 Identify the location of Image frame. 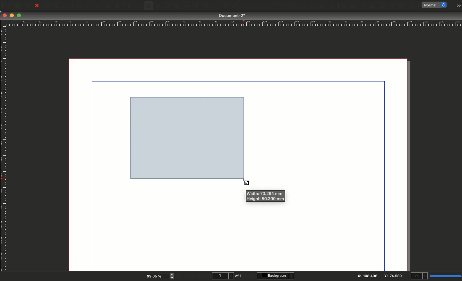
(150, 6).